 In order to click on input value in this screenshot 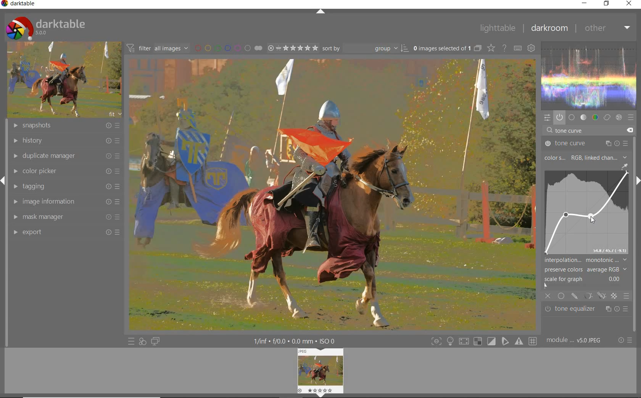, I will do `click(570, 131)`.